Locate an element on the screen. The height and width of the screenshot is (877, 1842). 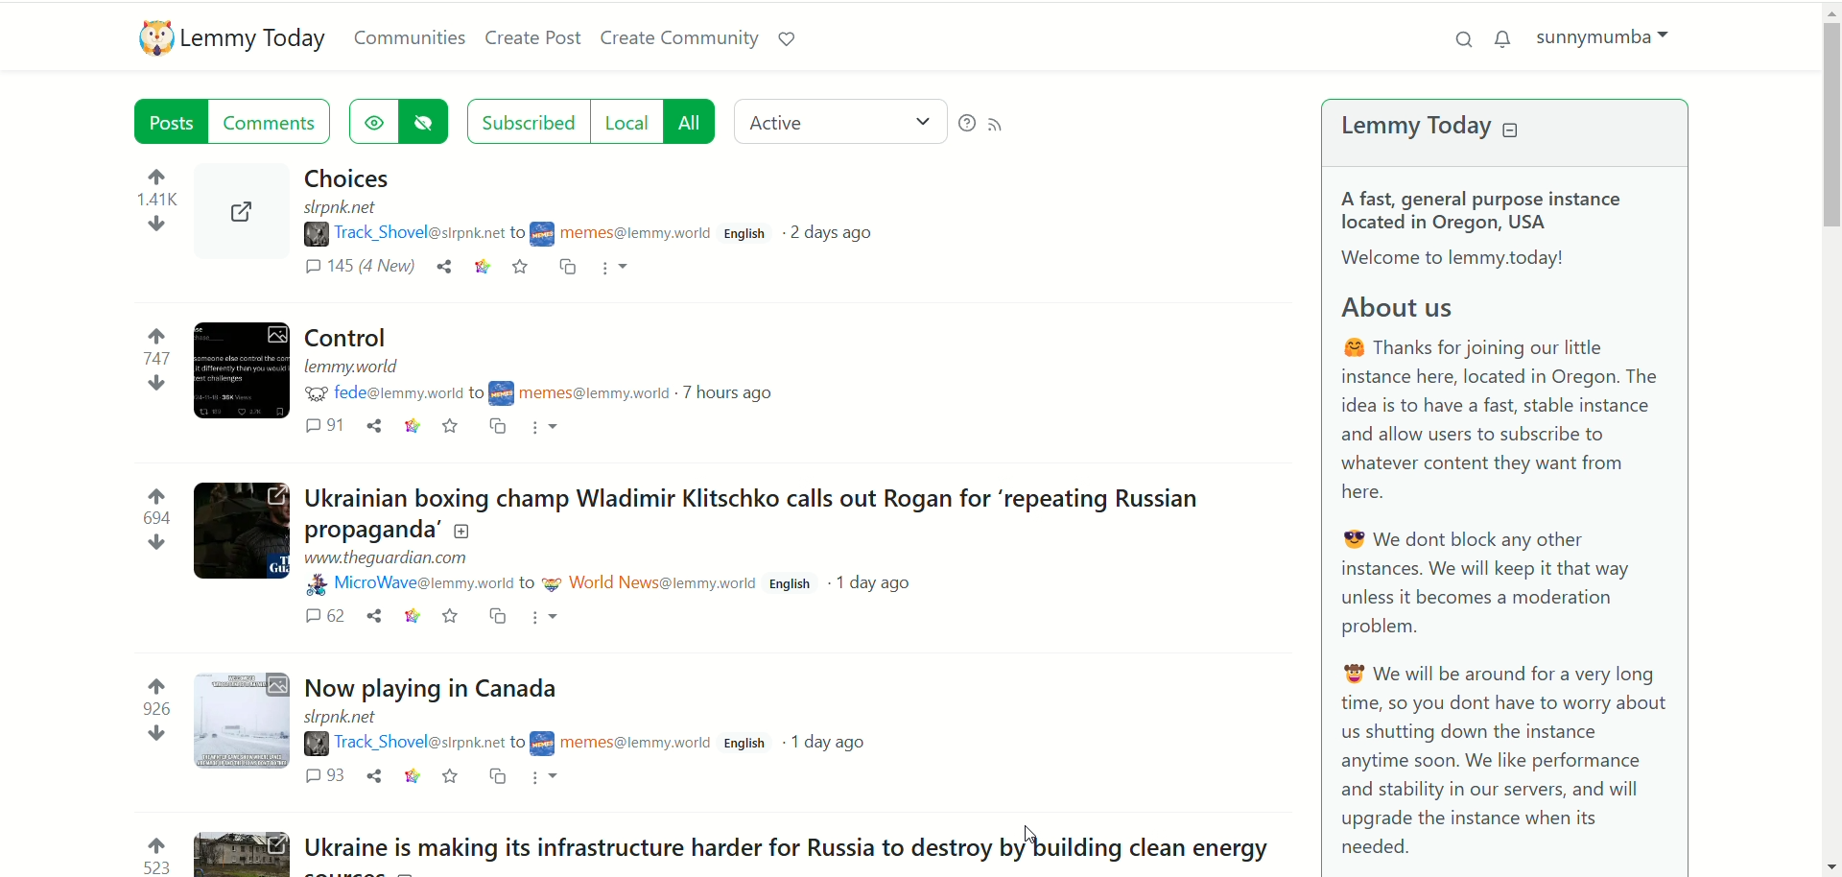
english is located at coordinates (744, 231).